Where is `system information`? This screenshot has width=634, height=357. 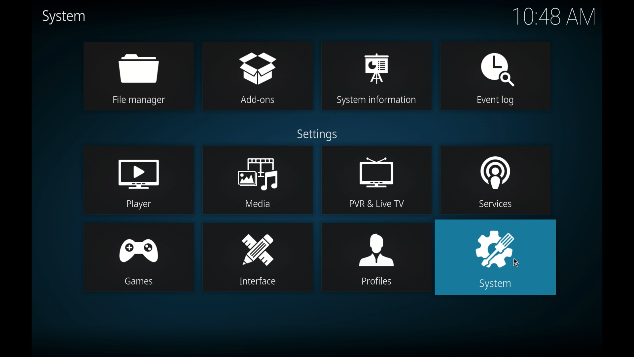
system information is located at coordinates (377, 75).